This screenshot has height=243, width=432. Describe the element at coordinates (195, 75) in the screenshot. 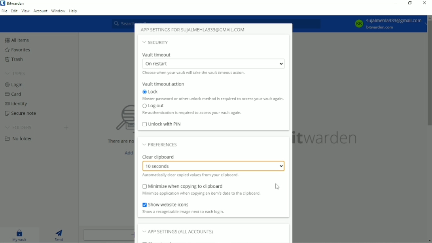

I see `Choose when your vault will take the vault timeout action.` at that location.